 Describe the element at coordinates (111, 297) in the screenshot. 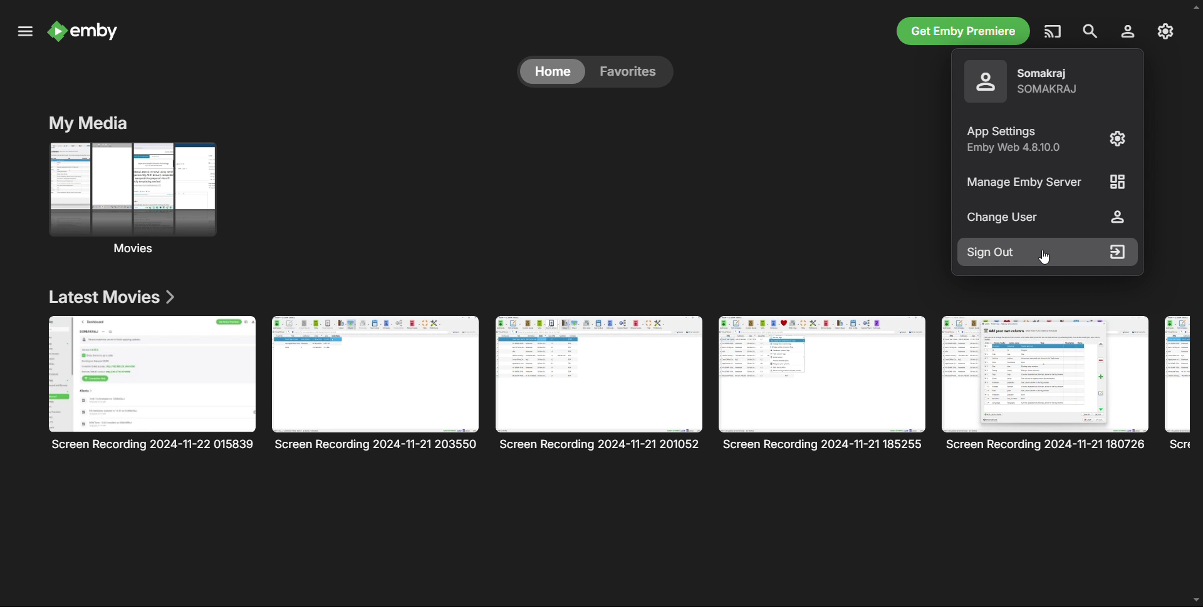

I see `latest movies` at that location.